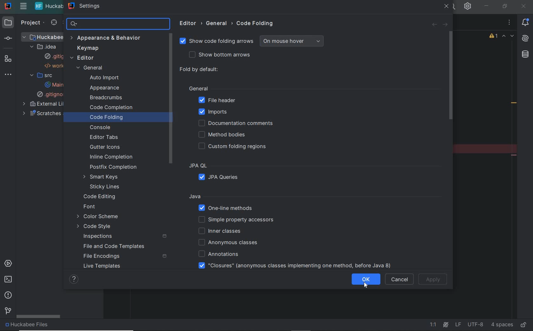  Describe the element at coordinates (84, 58) in the screenshot. I see `editor` at that location.